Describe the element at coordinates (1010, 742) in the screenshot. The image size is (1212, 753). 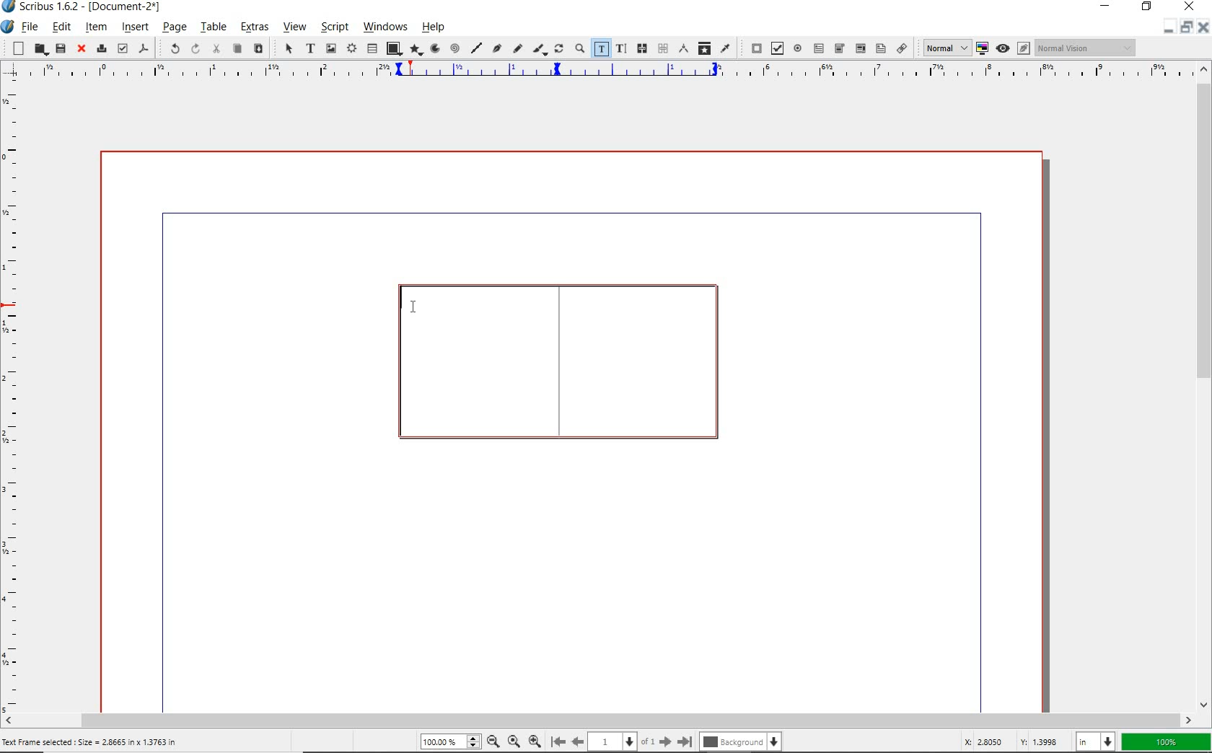
I see `coordinates` at that location.